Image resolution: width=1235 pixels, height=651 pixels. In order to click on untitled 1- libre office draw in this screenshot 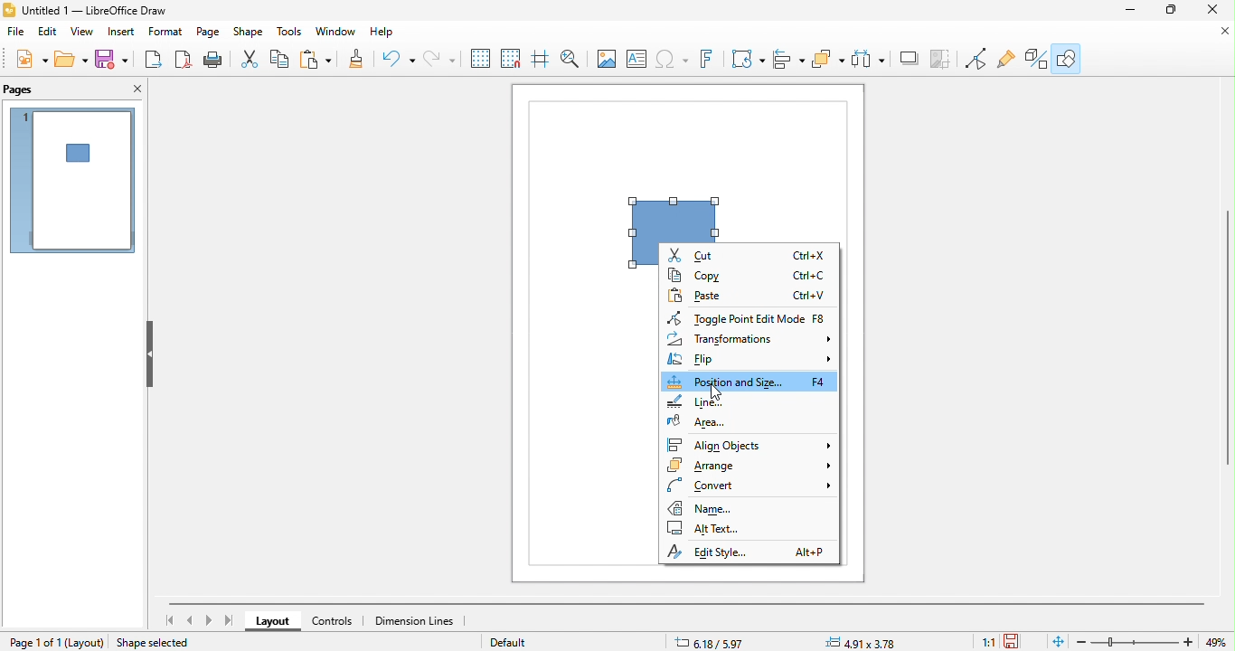, I will do `click(103, 11)`.